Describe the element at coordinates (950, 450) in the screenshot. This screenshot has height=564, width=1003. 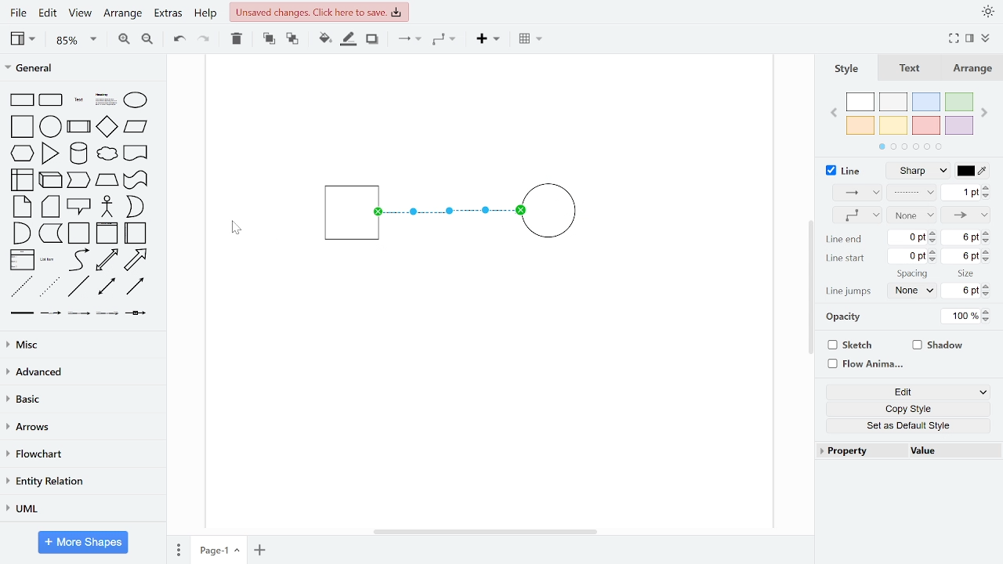
I see `value` at that location.